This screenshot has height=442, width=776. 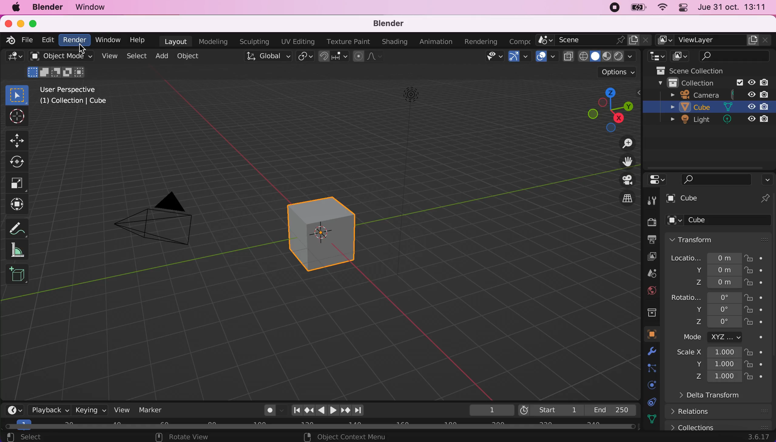 What do you see at coordinates (374, 57) in the screenshot?
I see `proportional editing` at bounding box center [374, 57].